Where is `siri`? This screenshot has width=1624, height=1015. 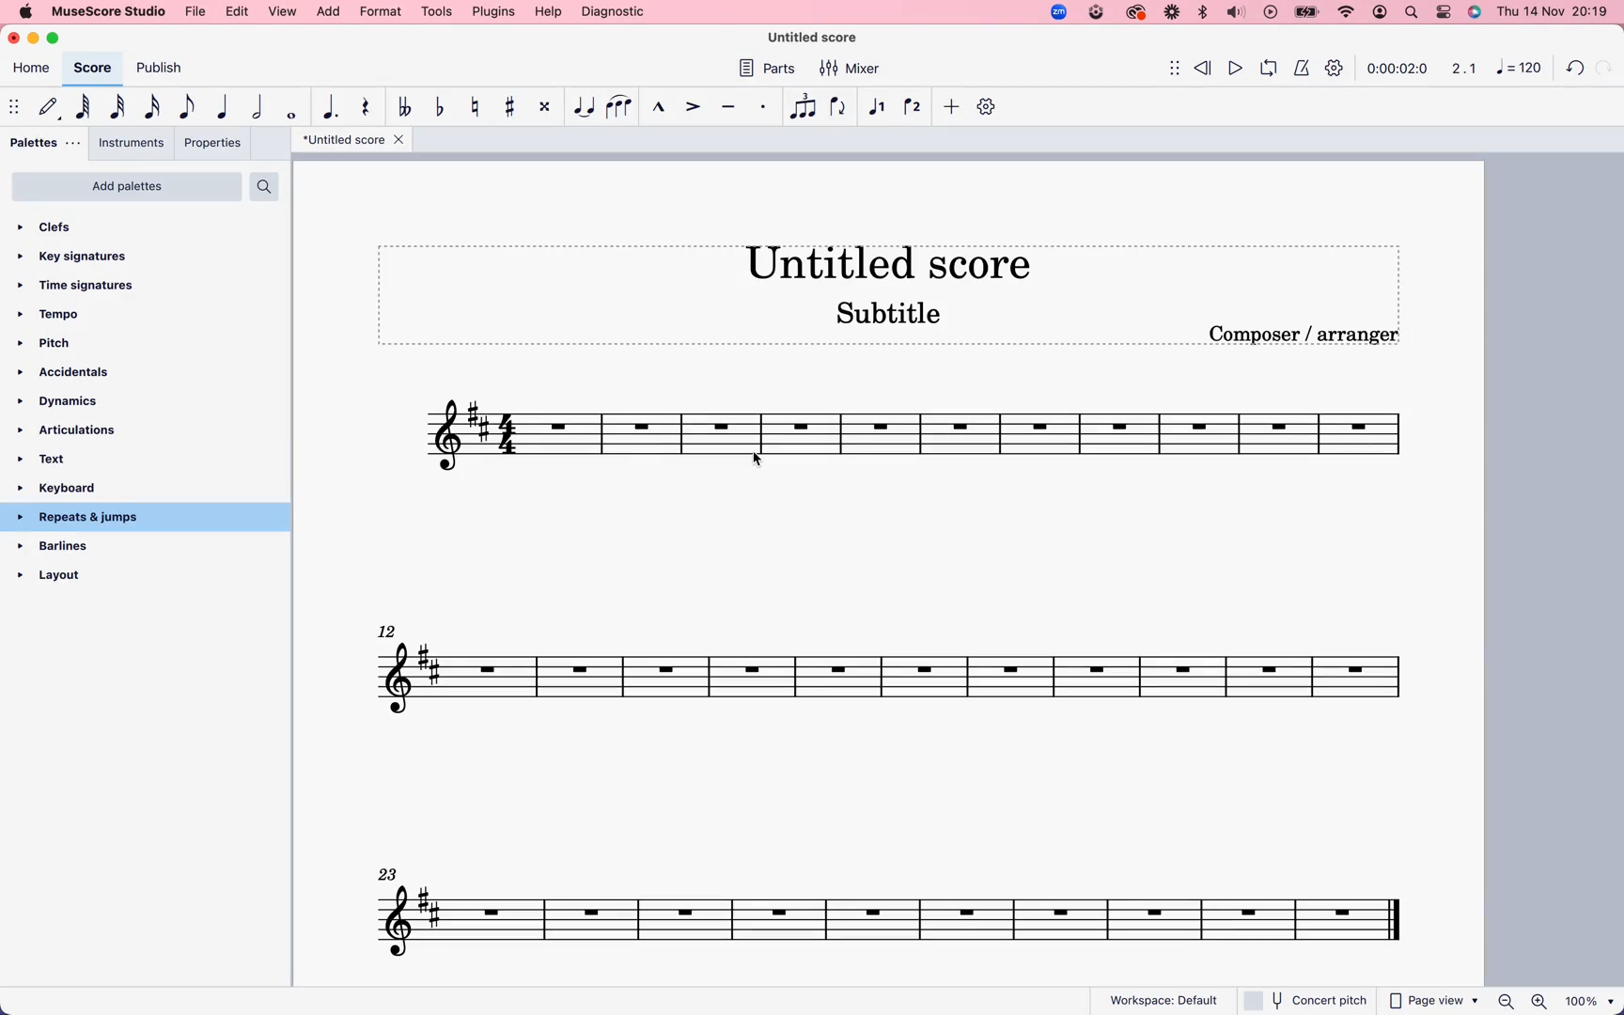
siri is located at coordinates (1472, 11).